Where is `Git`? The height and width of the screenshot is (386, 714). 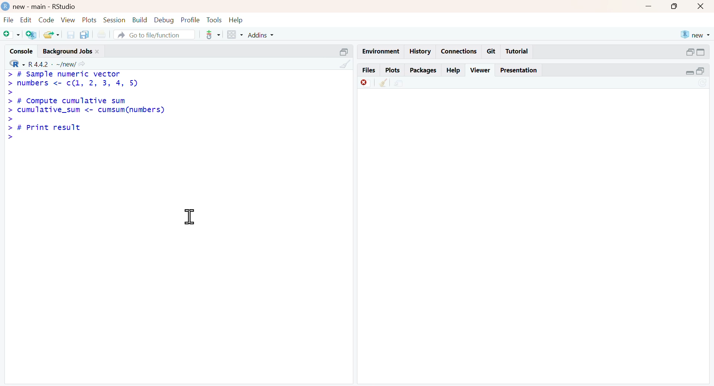 Git is located at coordinates (491, 52).